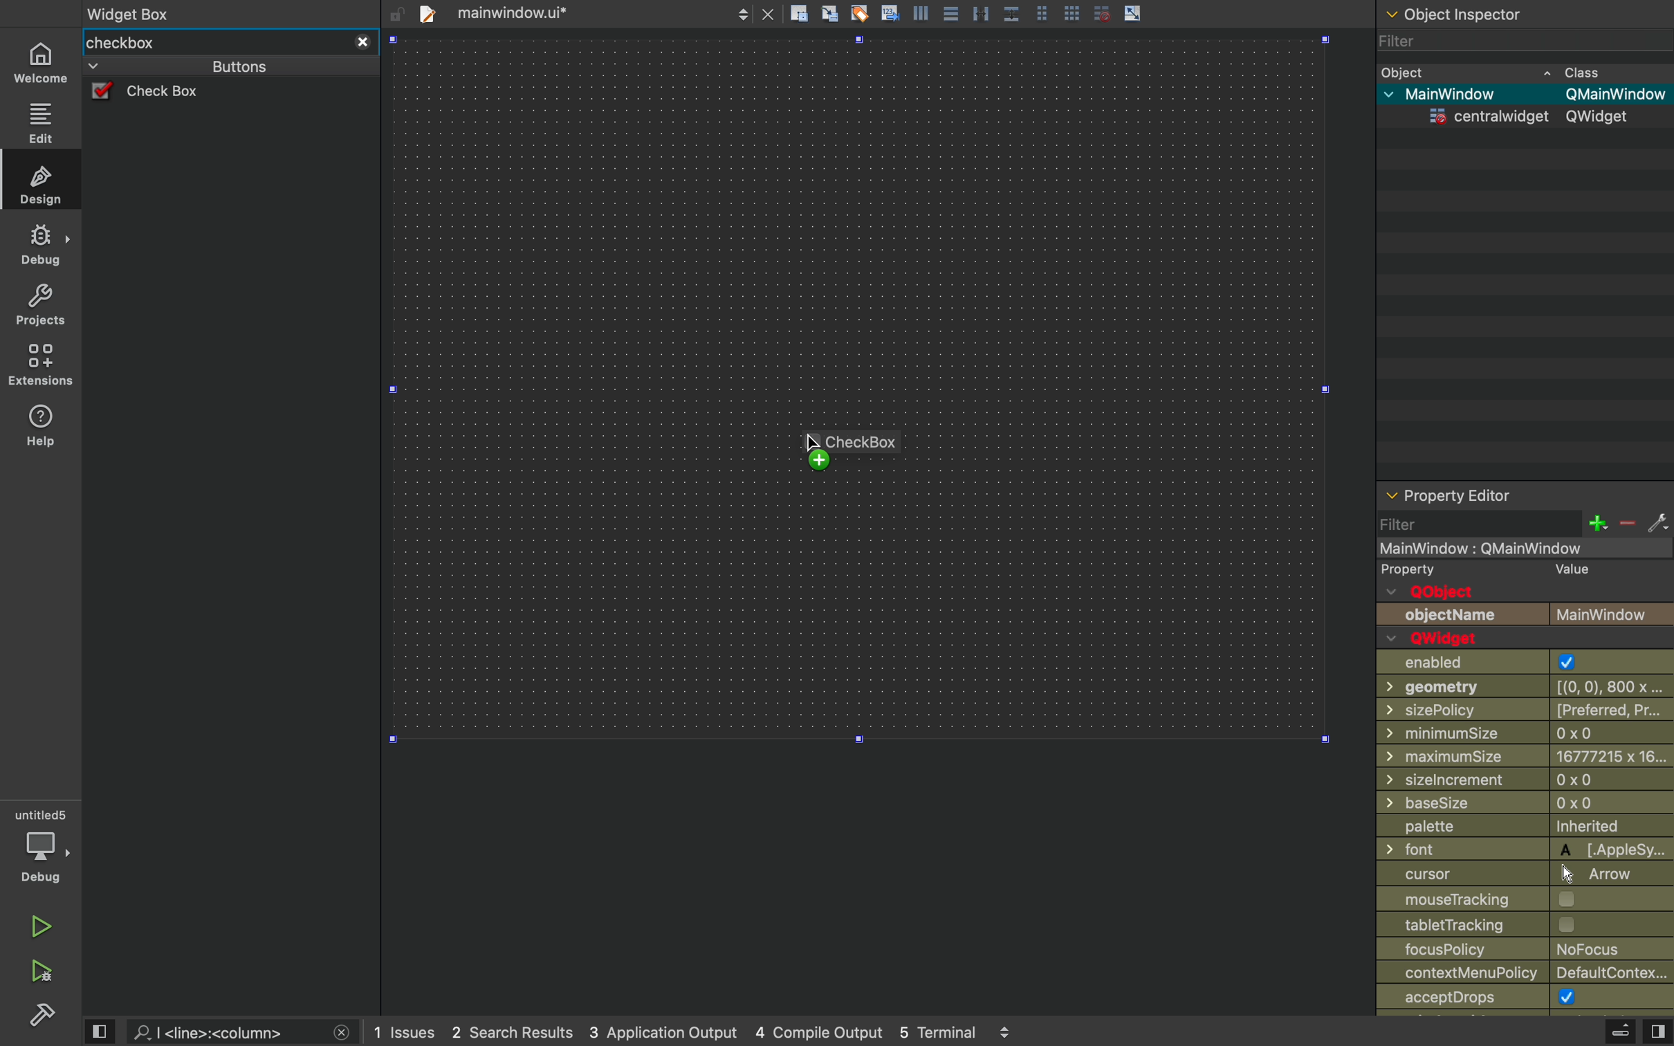  Describe the element at coordinates (214, 43) in the screenshot. I see `widget box` at that location.